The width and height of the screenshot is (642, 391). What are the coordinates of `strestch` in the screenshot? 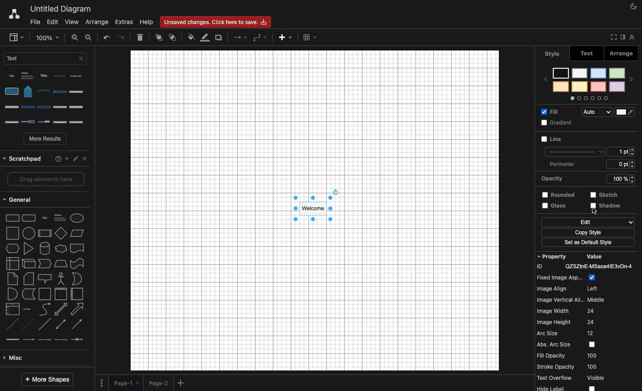 It's located at (619, 178).